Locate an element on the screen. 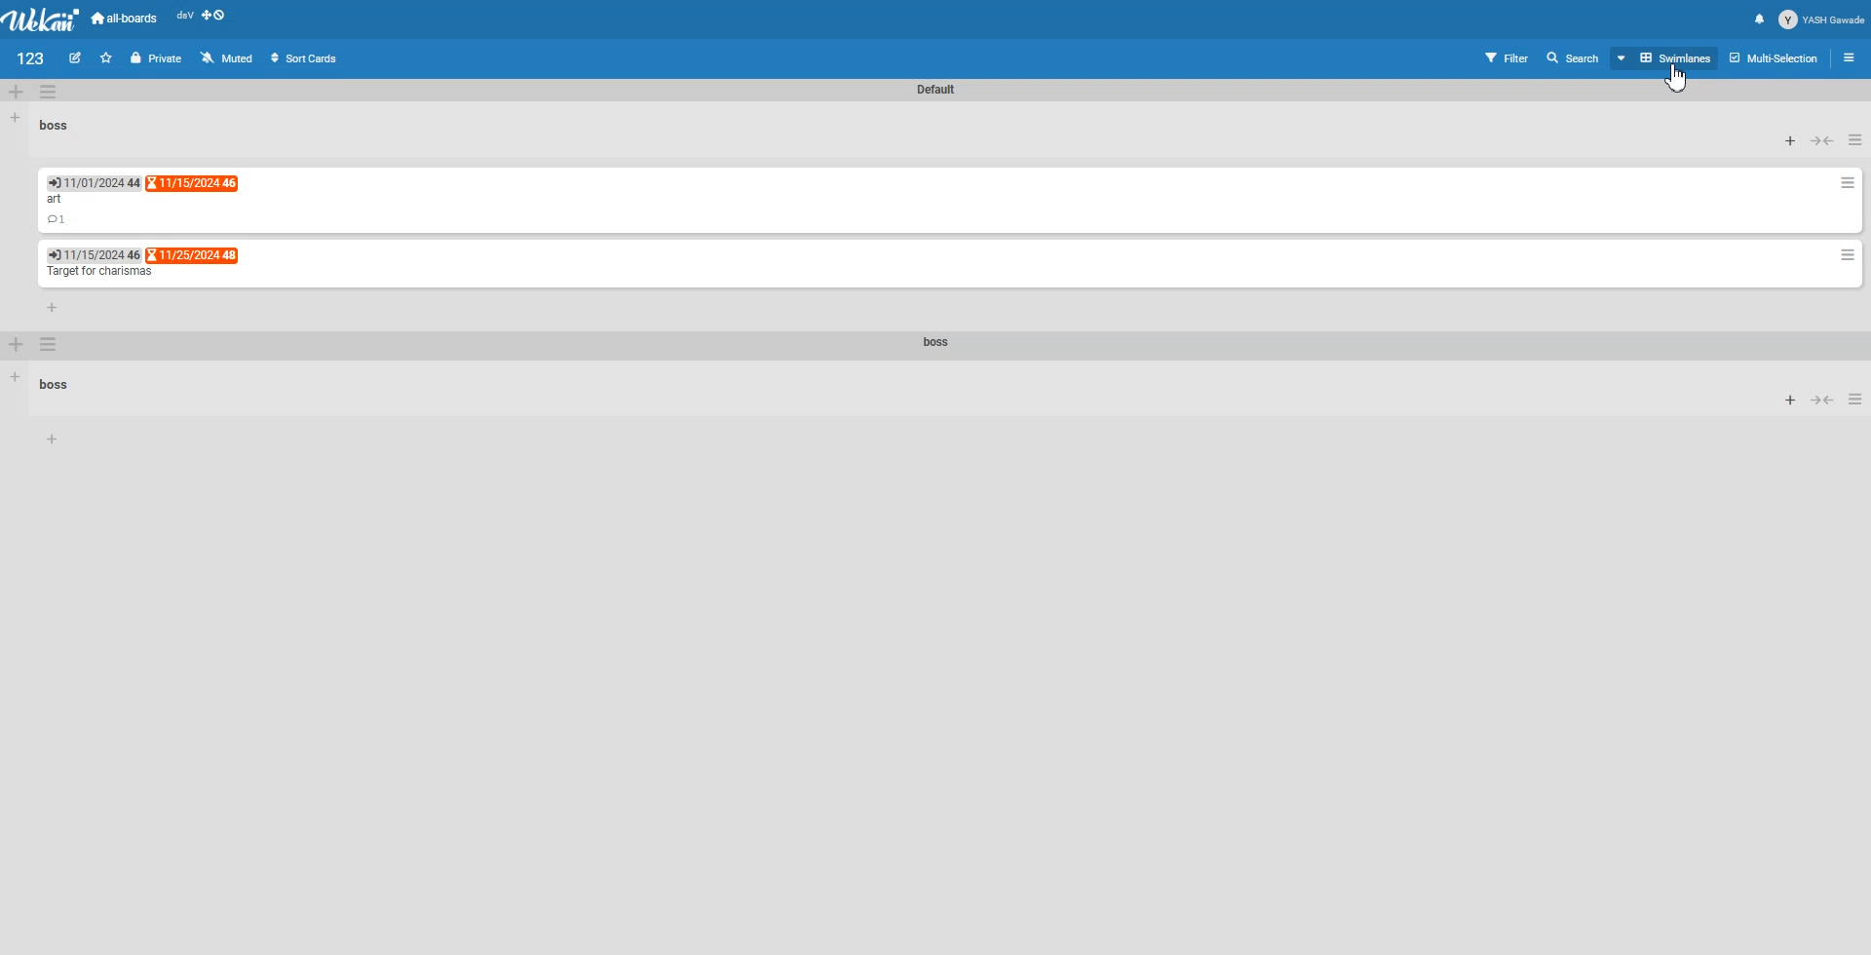  Add card to bottom of list is located at coordinates (53, 306).